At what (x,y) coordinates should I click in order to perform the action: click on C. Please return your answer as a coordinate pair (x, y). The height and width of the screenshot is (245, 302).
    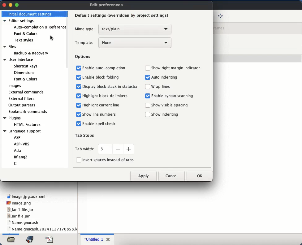
    Looking at the image, I should click on (16, 163).